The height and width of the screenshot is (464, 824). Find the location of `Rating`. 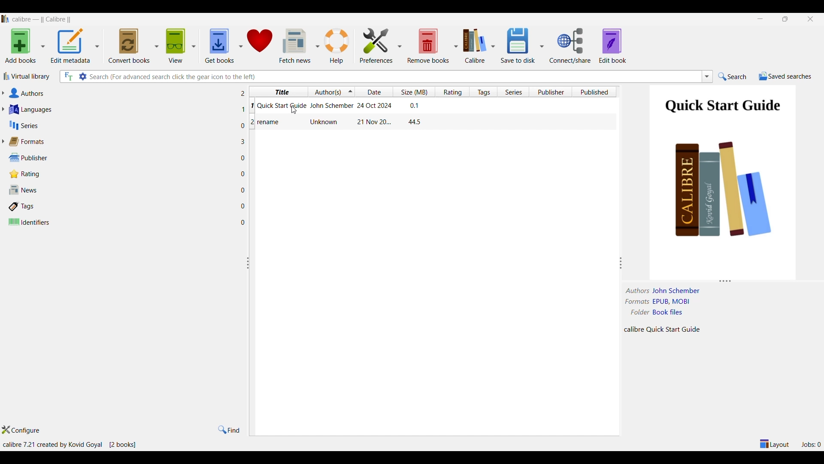

Rating is located at coordinates (122, 174).